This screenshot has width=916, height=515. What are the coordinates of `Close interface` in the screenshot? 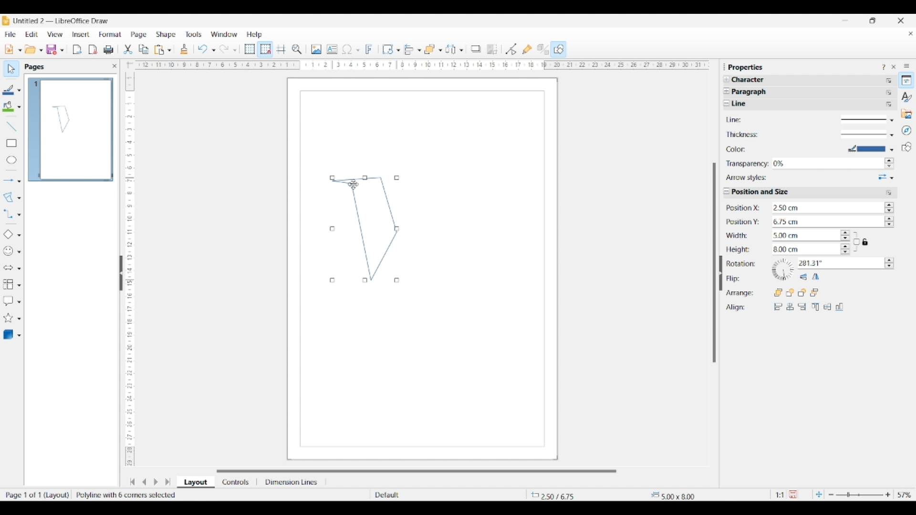 It's located at (901, 21).